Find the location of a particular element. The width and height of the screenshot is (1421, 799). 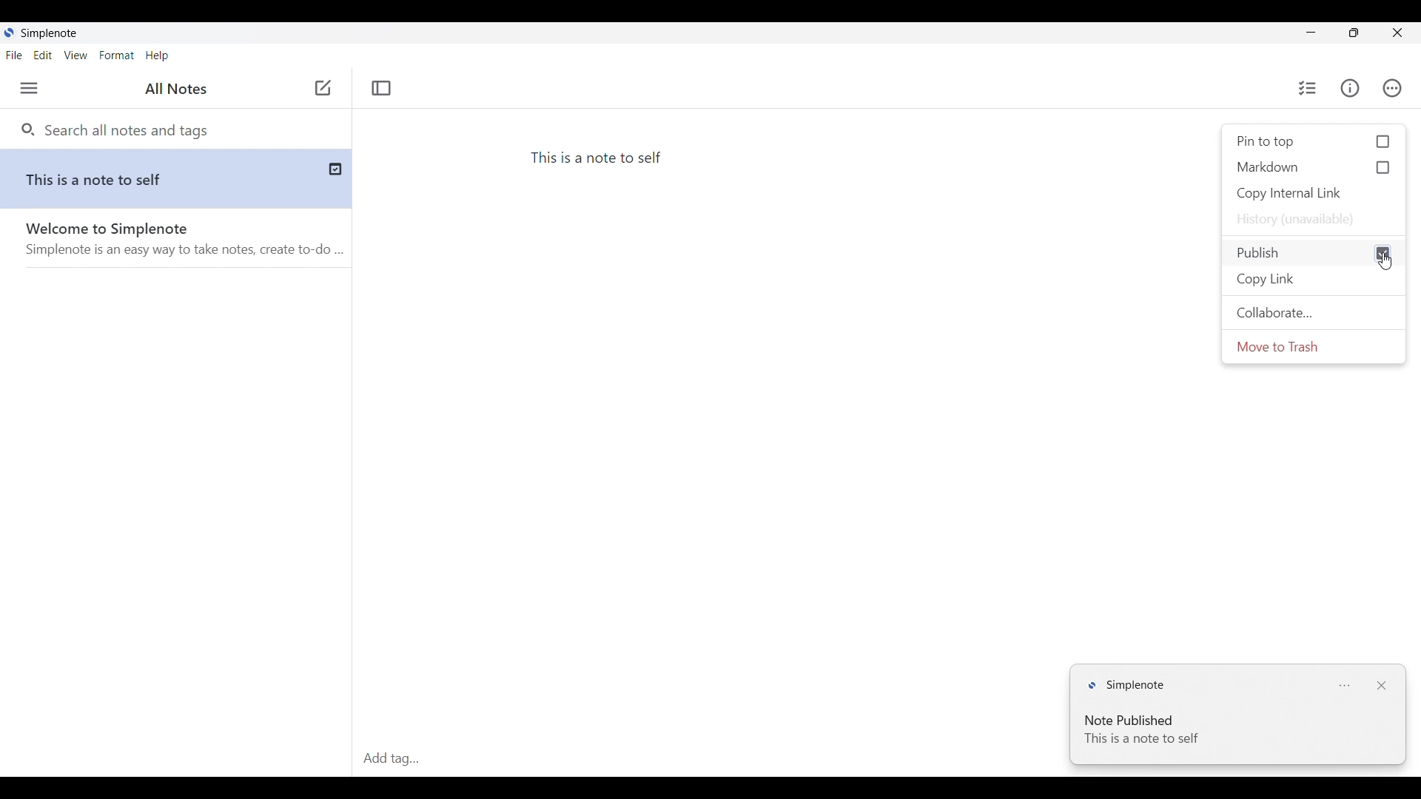

Welcome to Simplenote Simplenote is an easy way to take notes, create to-do ... is located at coordinates (185, 243).